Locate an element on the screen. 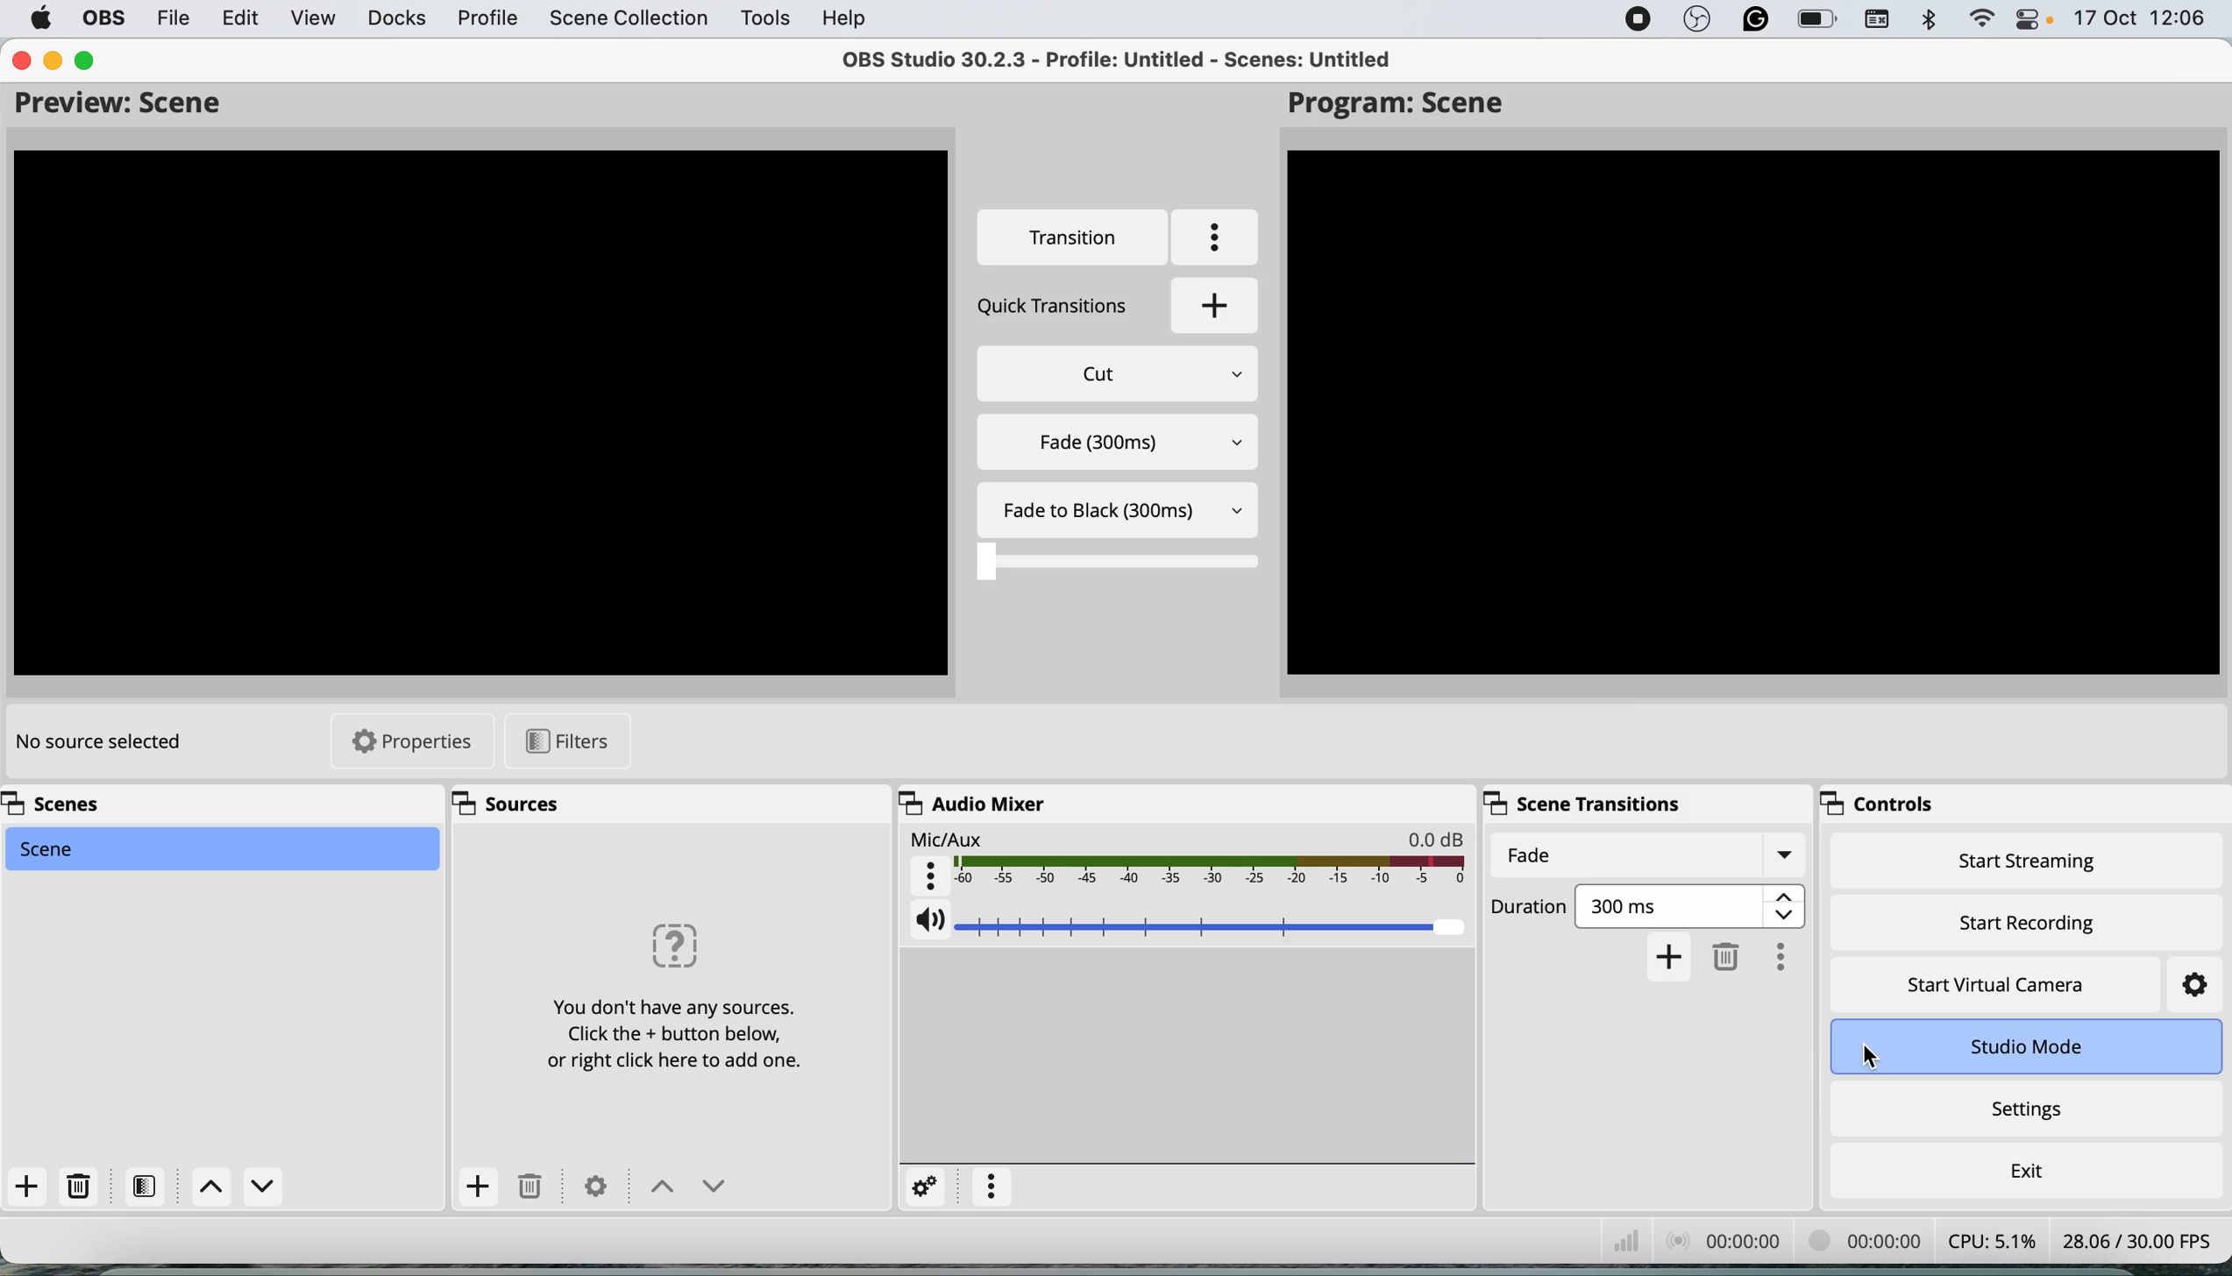  grammarly is located at coordinates (1759, 18).